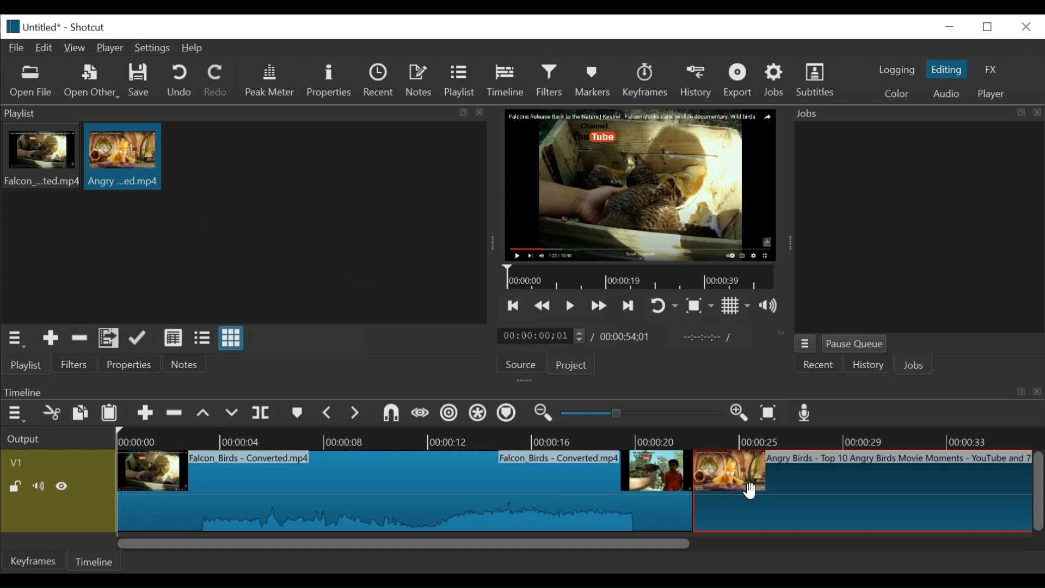 The image size is (1045, 588). I want to click on play quickly backward, so click(543, 306).